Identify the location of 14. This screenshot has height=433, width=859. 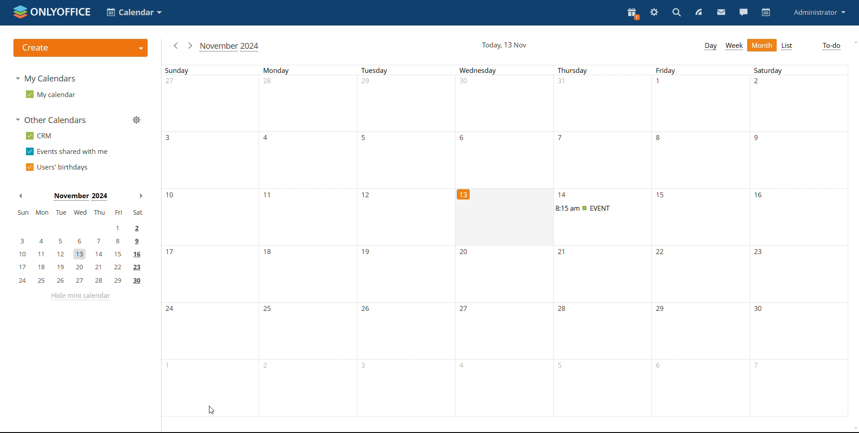
(565, 193).